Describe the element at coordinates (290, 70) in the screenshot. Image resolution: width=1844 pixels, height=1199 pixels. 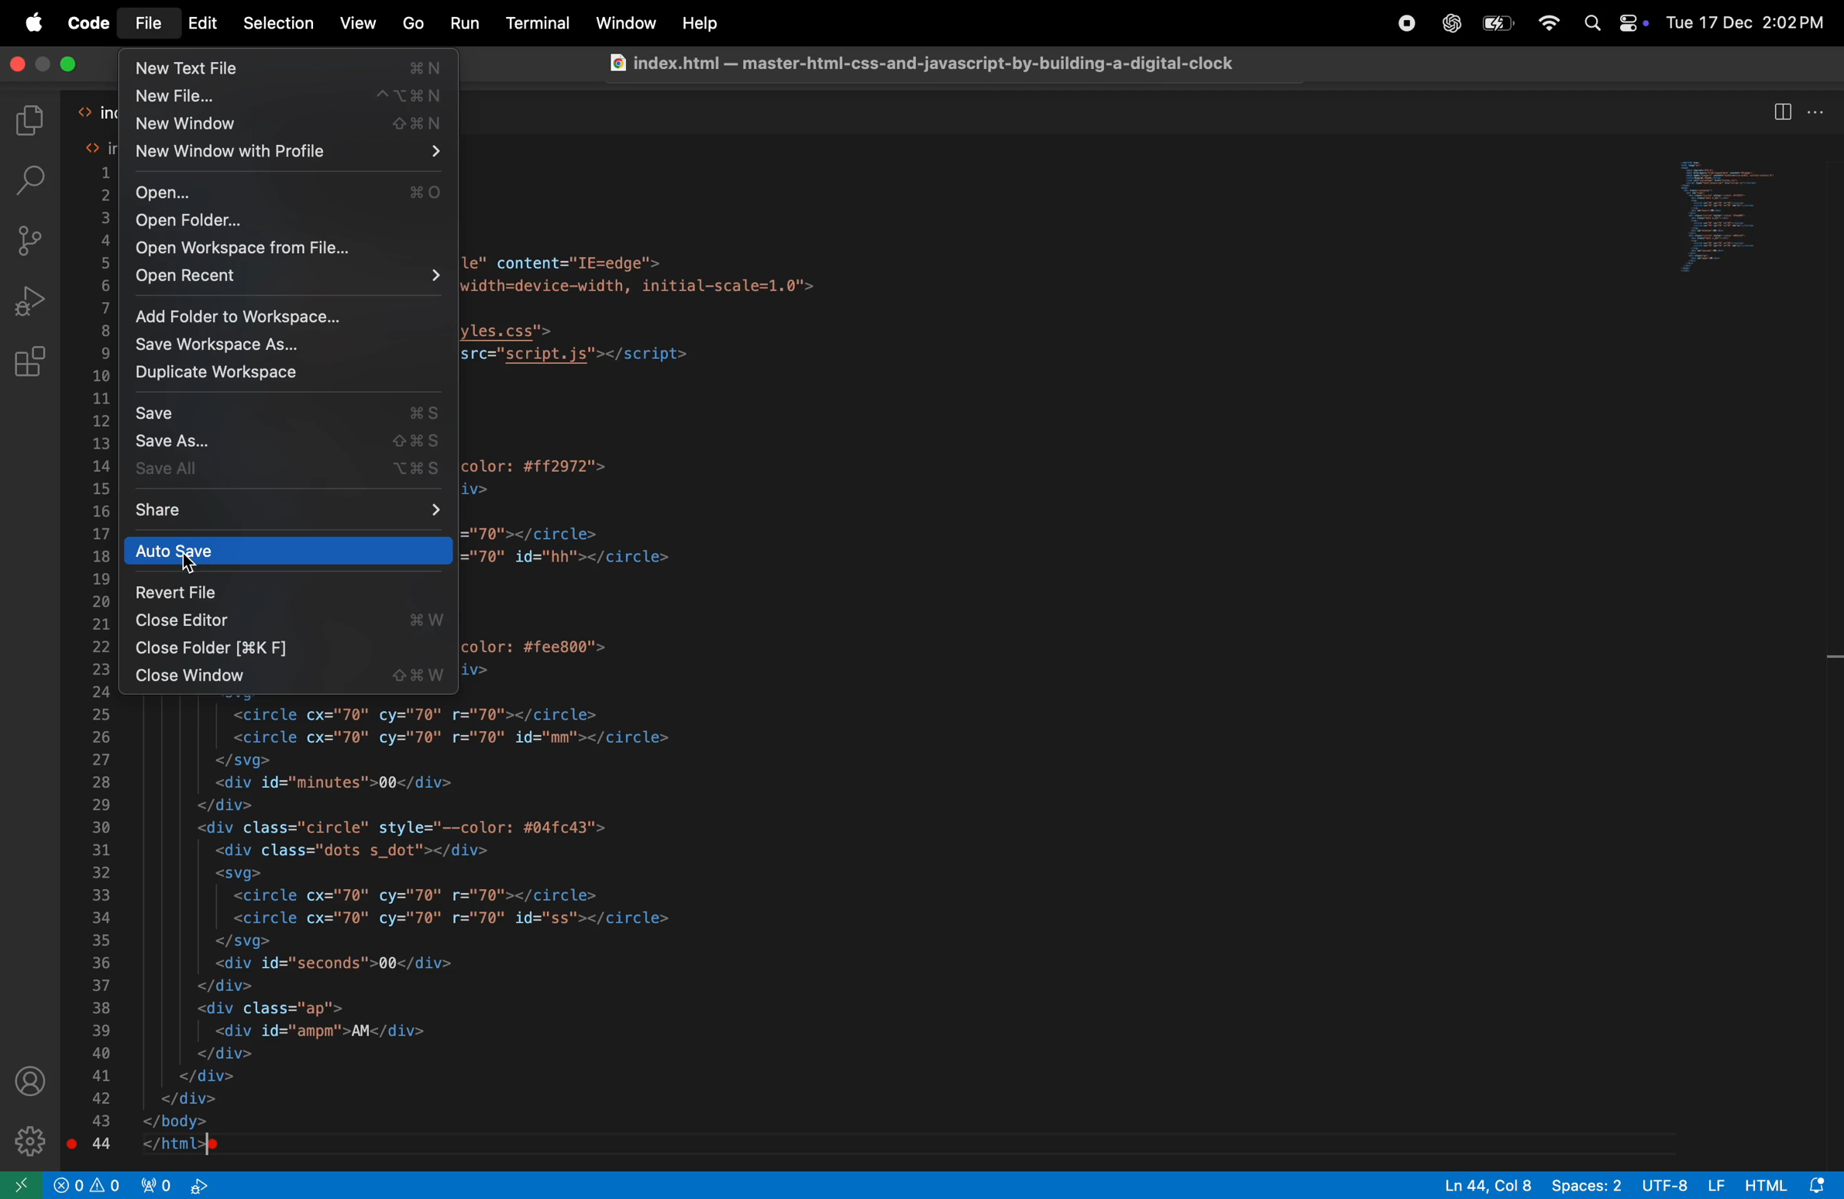
I see `new text file` at that location.